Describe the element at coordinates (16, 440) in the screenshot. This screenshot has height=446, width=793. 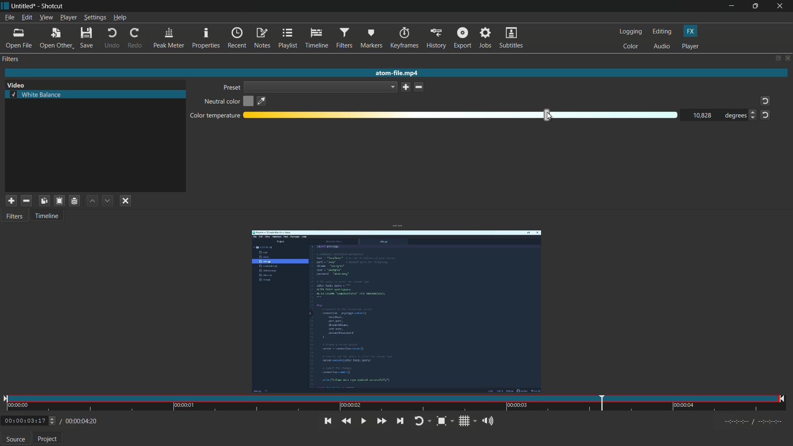
I see `source` at that location.